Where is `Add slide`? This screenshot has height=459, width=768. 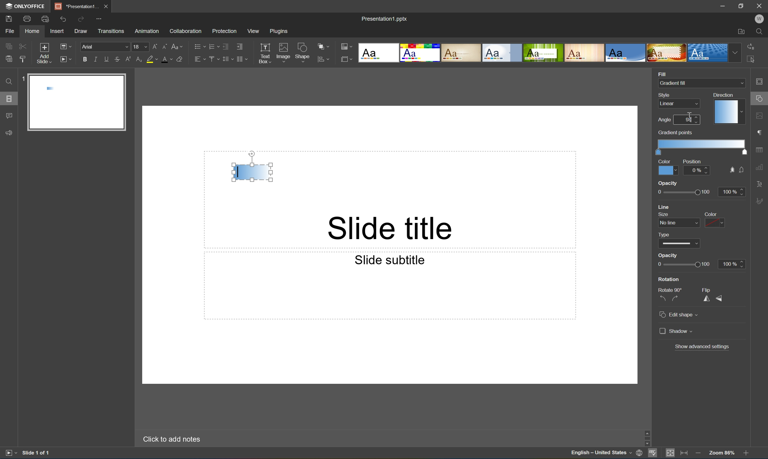
Add slide is located at coordinates (43, 54).